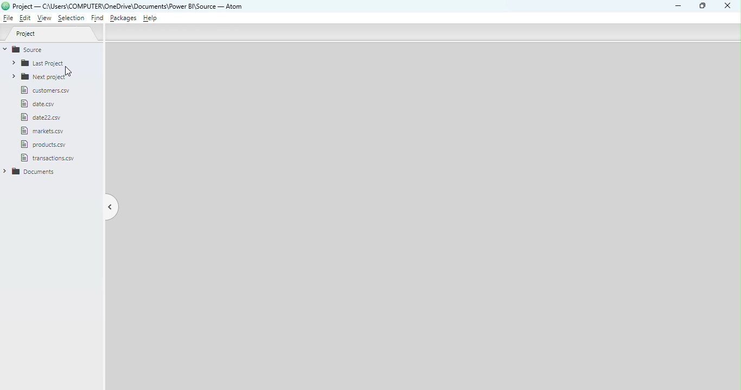  Describe the element at coordinates (124, 18) in the screenshot. I see `Packages` at that location.